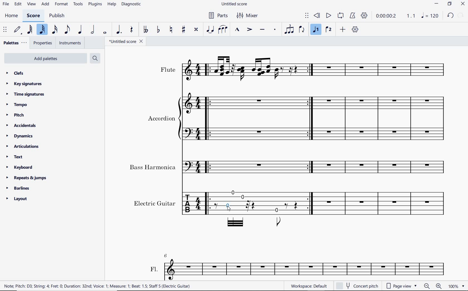  Describe the element at coordinates (450, 16) in the screenshot. I see `undo` at that location.